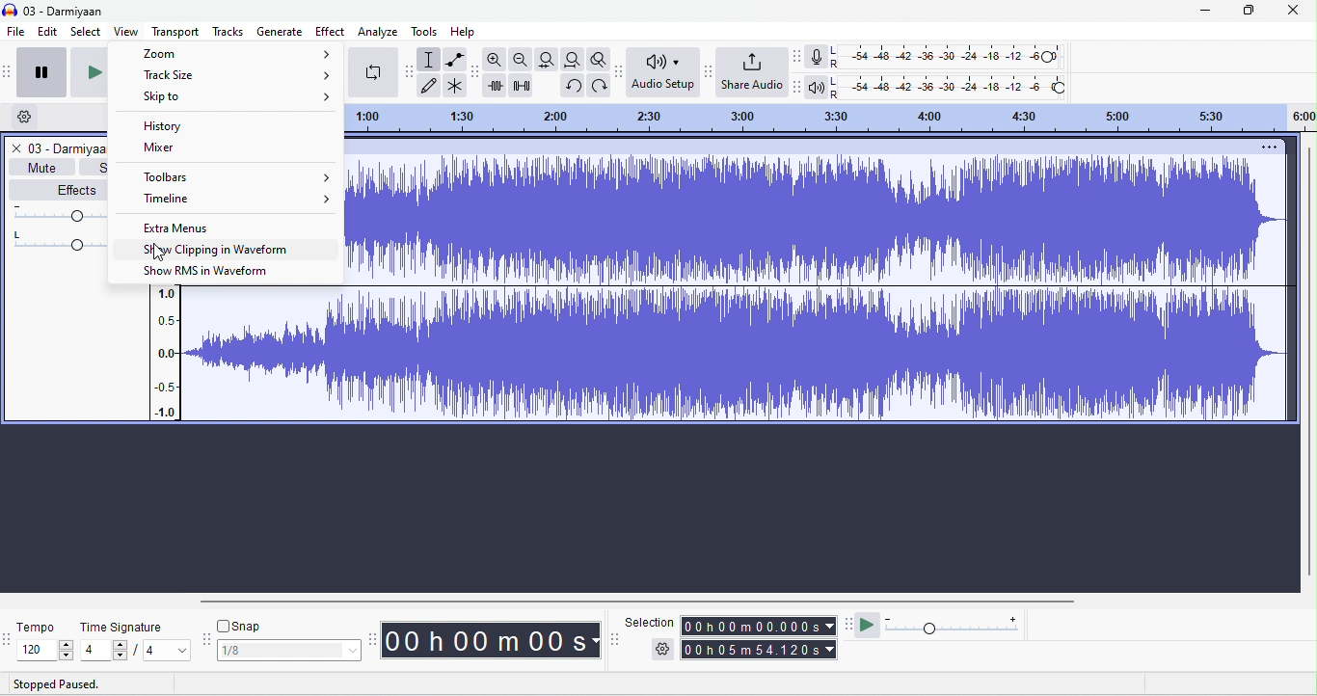  What do you see at coordinates (761, 625) in the screenshot?
I see `selection time` at bounding box center [761, 625].